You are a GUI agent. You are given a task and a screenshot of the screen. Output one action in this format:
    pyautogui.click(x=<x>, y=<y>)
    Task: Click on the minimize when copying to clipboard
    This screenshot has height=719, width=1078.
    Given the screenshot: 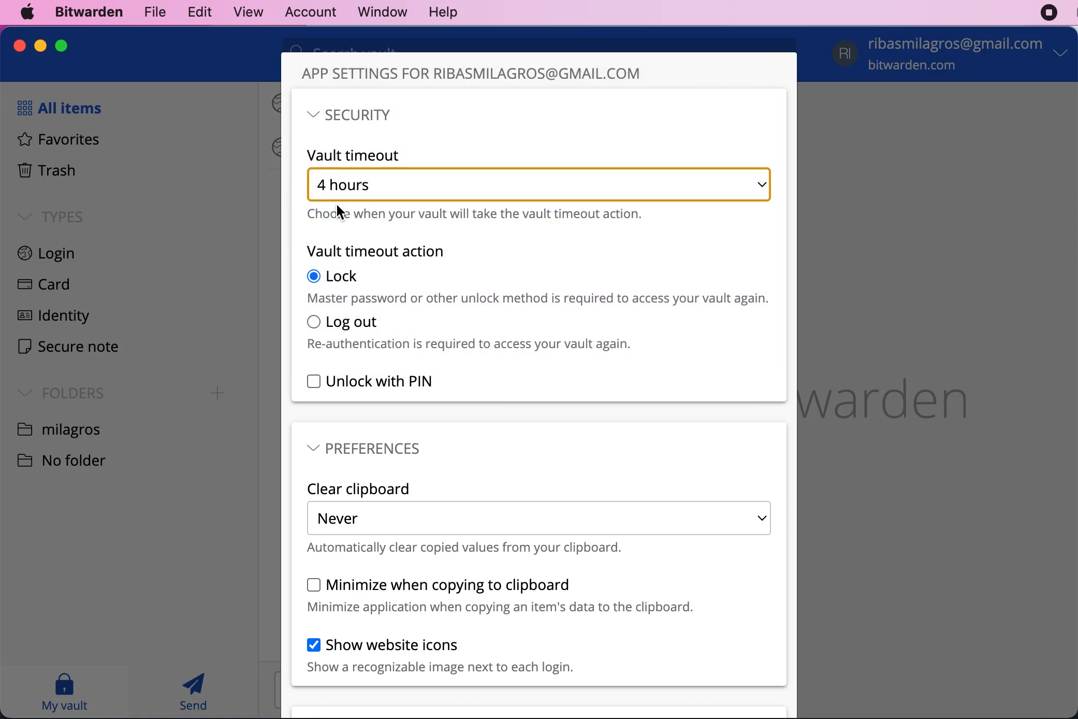 What is the action you would take?
    pyautogui.click(x=500, y=595)
    